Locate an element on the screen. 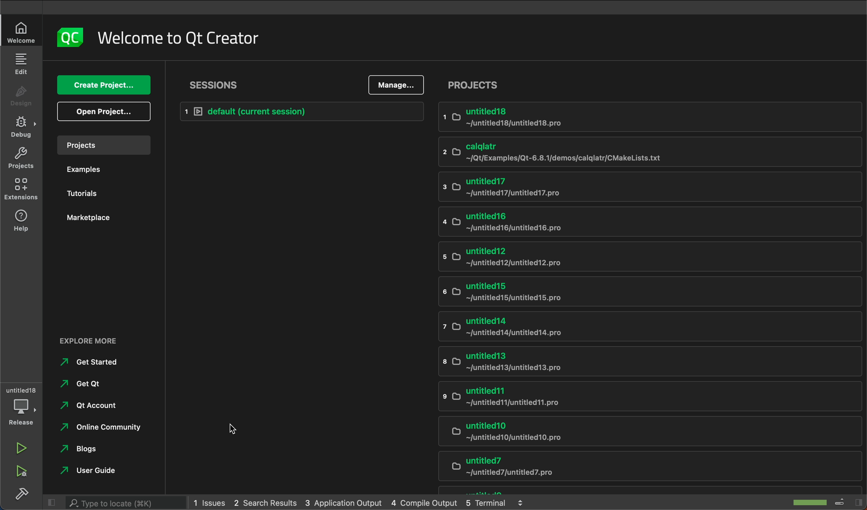 This screenshot has height=510, width=867. blogs is located at coordinates (81, 449).